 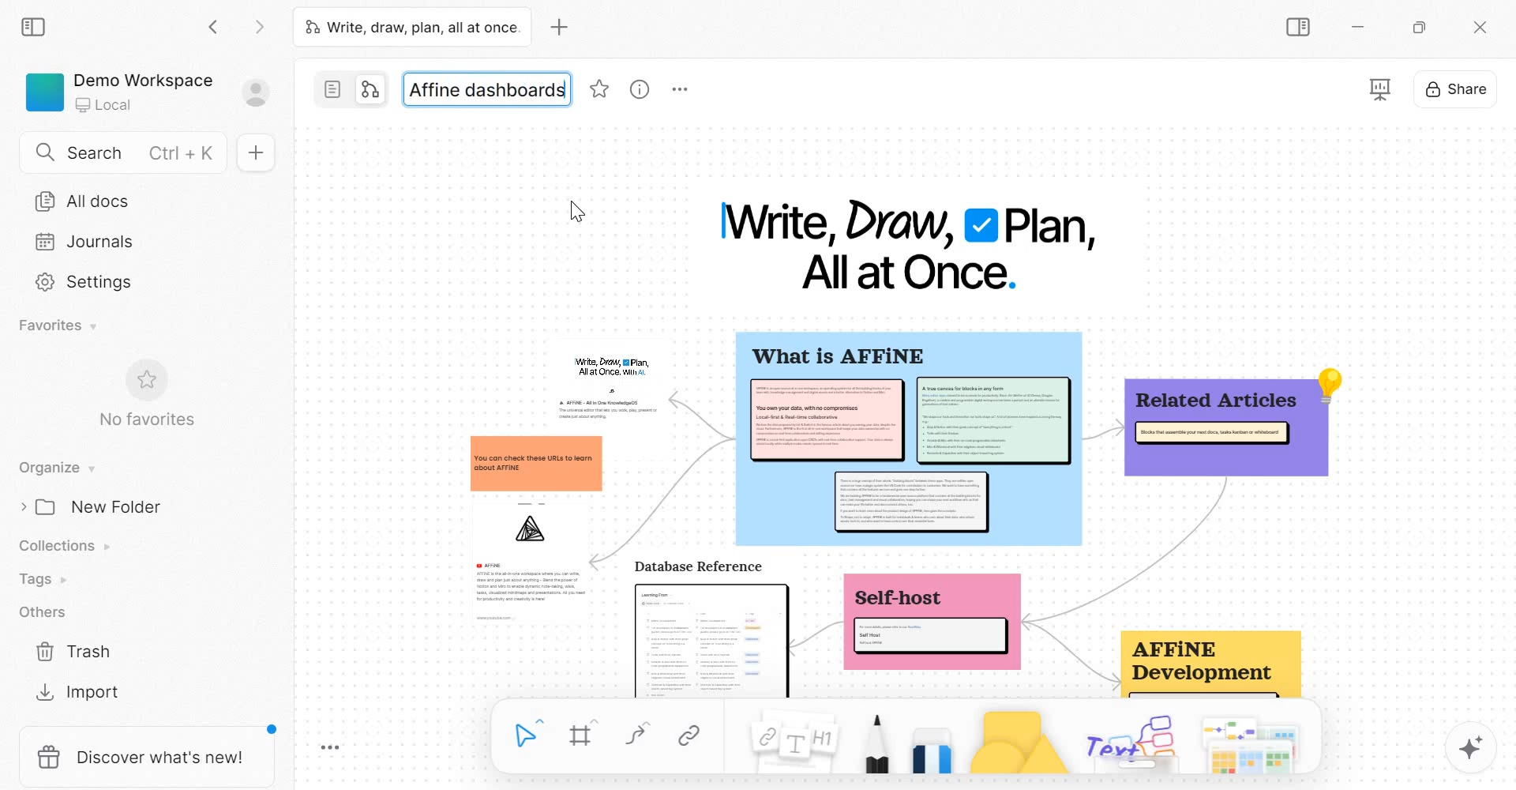 What do you see at coordinates (98, 506) in the screenshot?
I see `New Folder` at bounding box center [98, 506].